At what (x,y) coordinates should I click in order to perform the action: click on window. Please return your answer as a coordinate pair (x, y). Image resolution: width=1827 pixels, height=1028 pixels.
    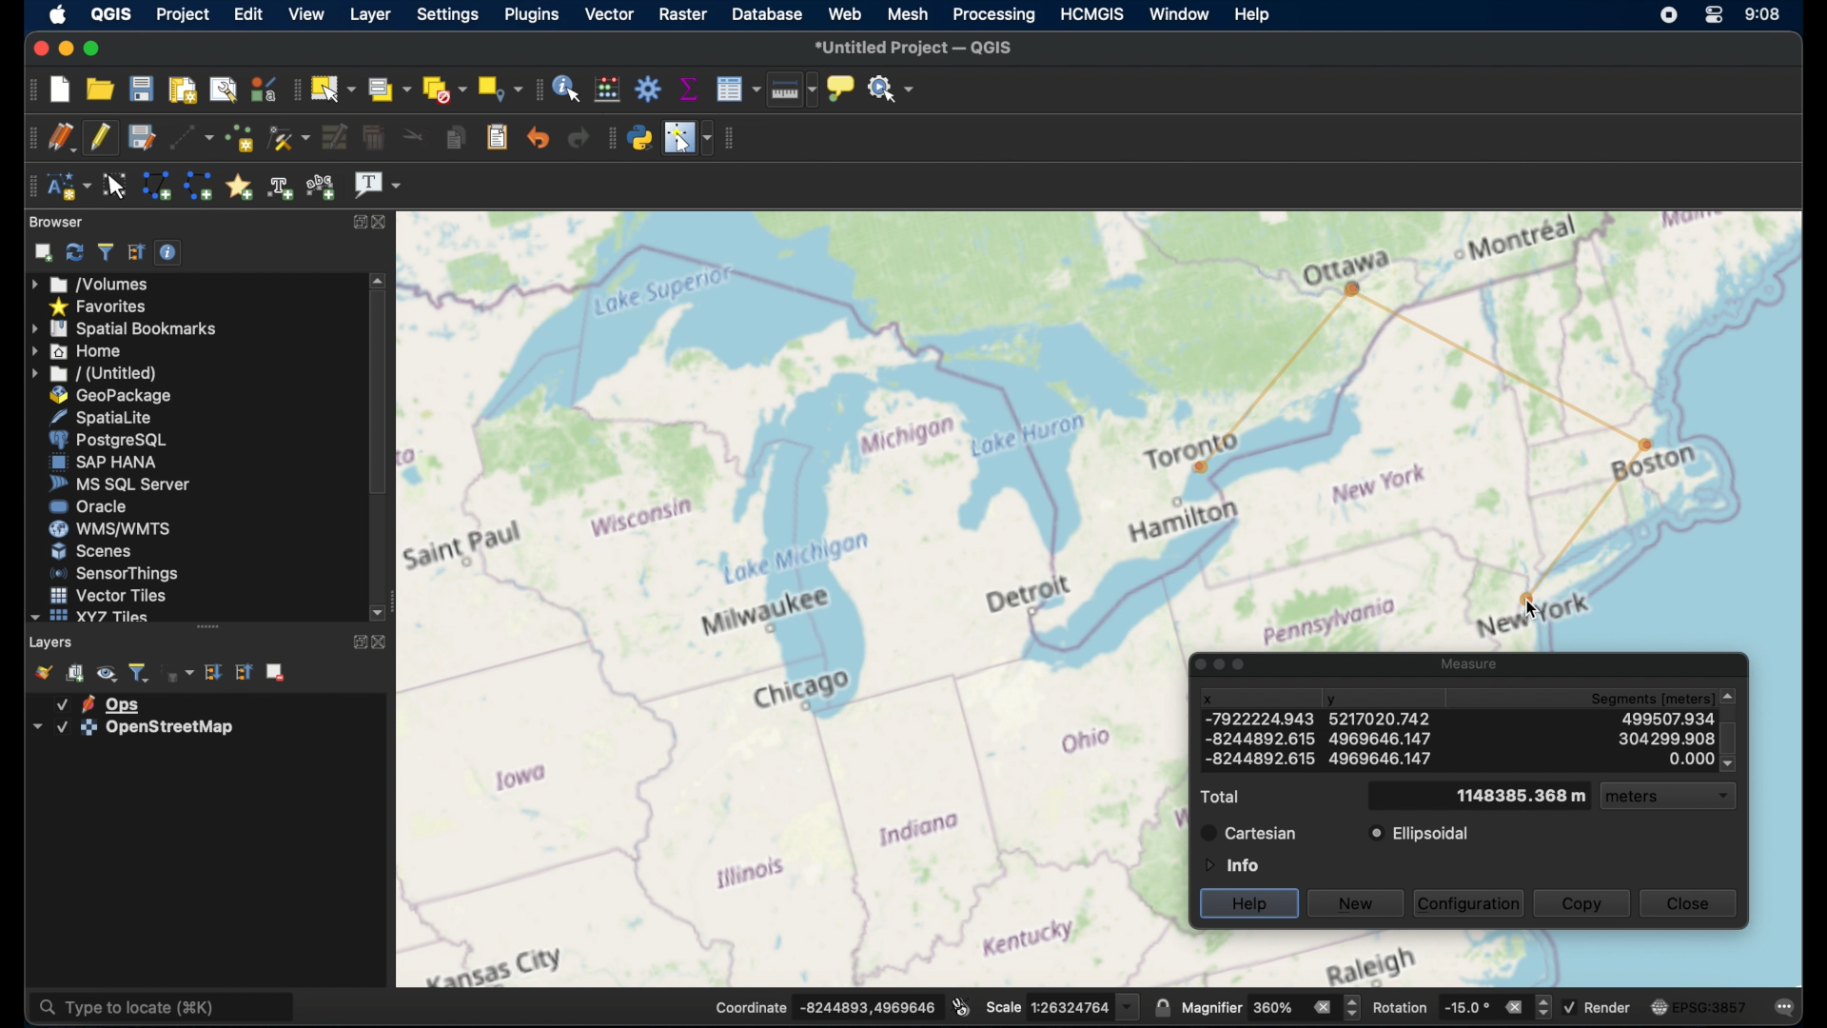
    Looking at the image, I should click on (1181, 12).